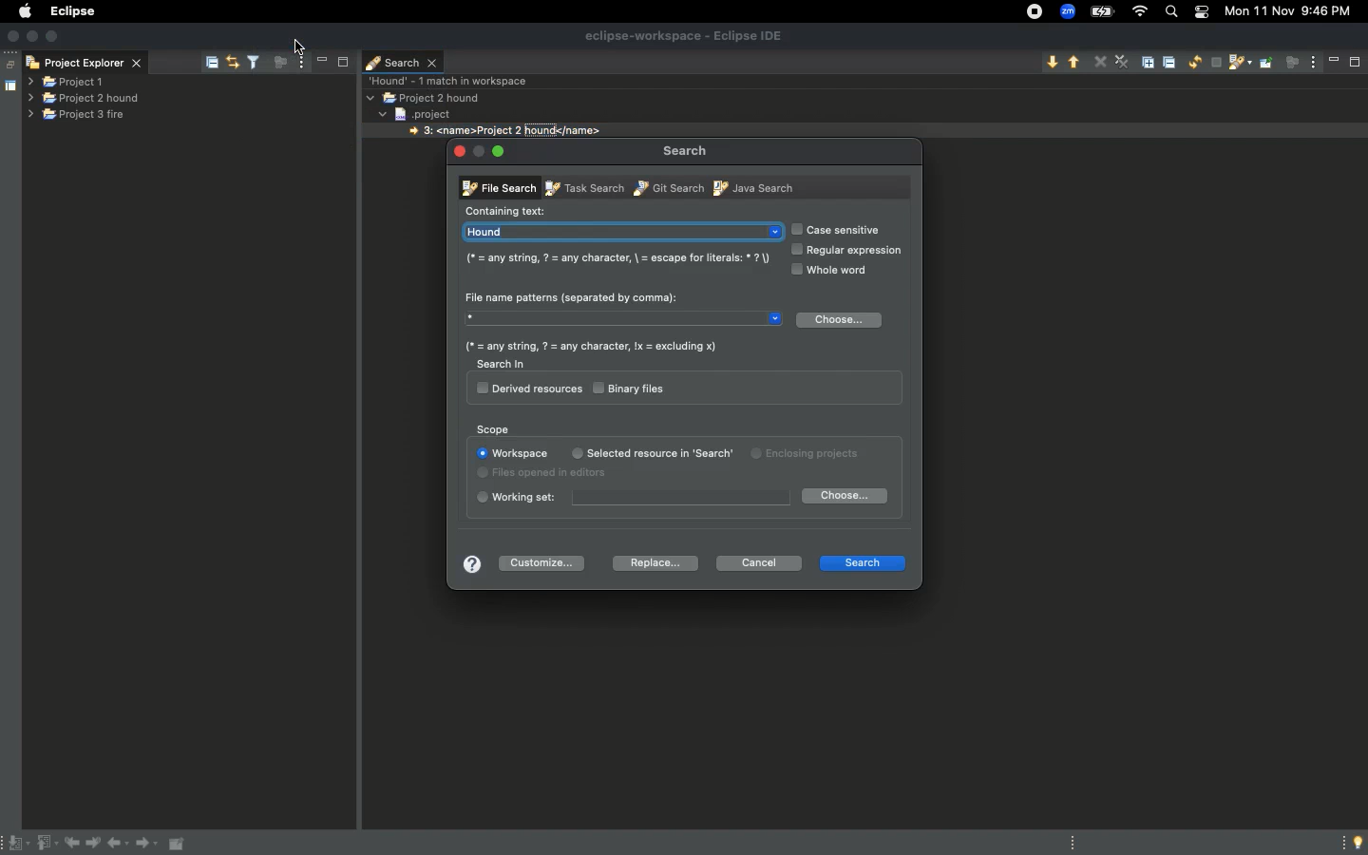 This screenshot has height=855, width=1368. Describe the element at coordinates (572, 294) in the screenshot. I see `File name patterns (seperated by comma):` at that location.